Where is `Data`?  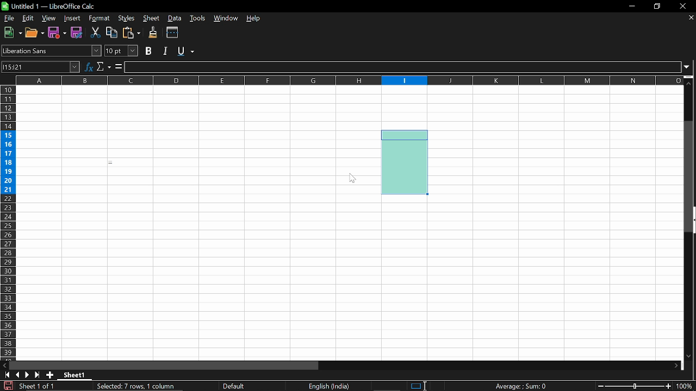
Data is located at coordinates (176, 18).